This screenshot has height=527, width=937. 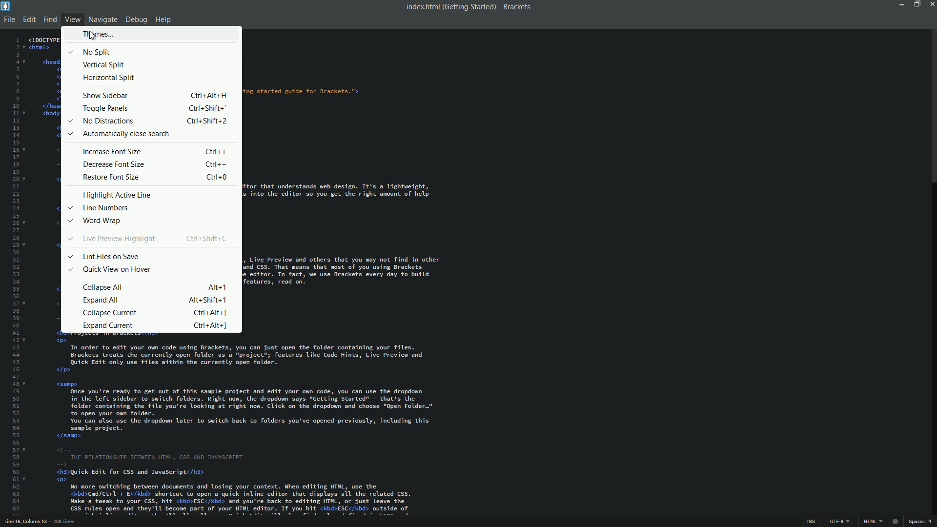 What do you see at coordinates (98, 52) in the screenshot?
I see `no split` at bounding box center [98, 52].